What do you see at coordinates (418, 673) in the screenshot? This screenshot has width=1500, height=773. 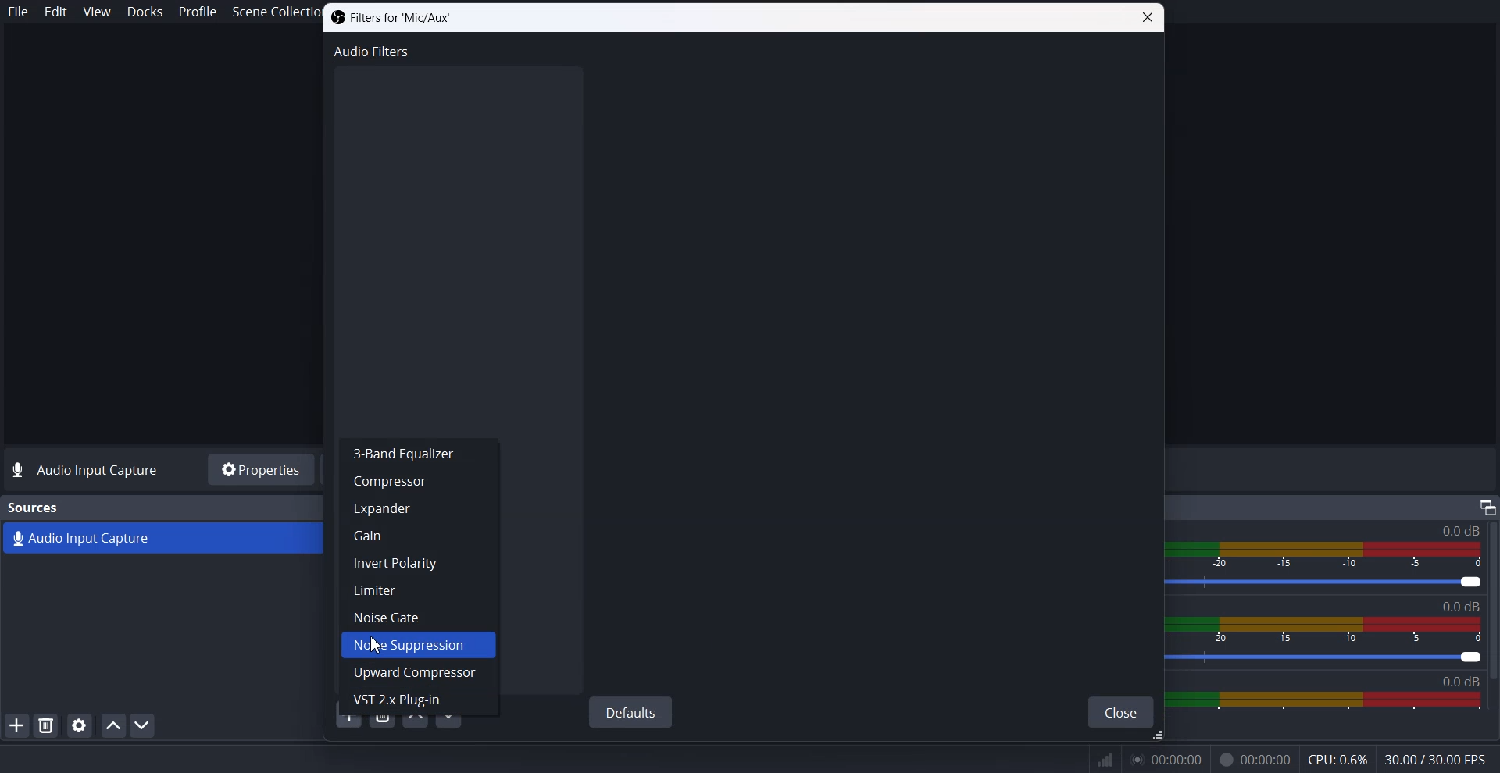 I see `Upward Compressor` at bounding box center [418, 673].